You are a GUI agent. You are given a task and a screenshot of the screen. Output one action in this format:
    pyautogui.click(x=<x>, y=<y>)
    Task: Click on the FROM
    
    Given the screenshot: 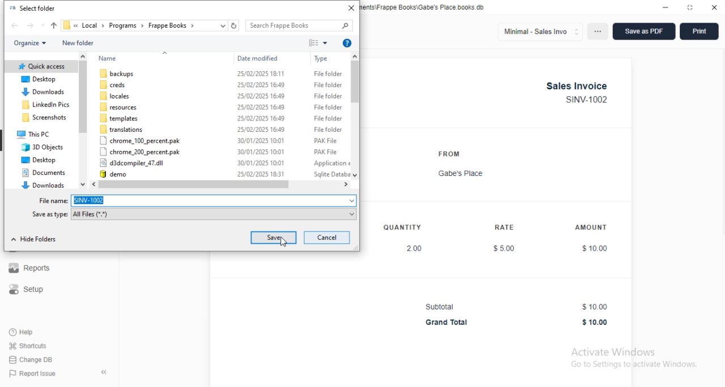 What is the action you would take?
    pyautogui.click(x=450, y=154)
    